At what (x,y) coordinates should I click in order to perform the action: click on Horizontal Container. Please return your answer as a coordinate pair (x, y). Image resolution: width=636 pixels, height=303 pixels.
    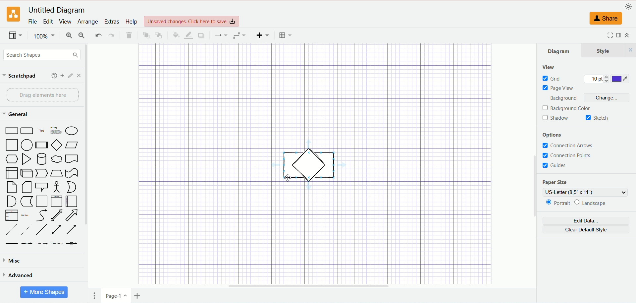
    Looking at the image, I should click on (73, 201).